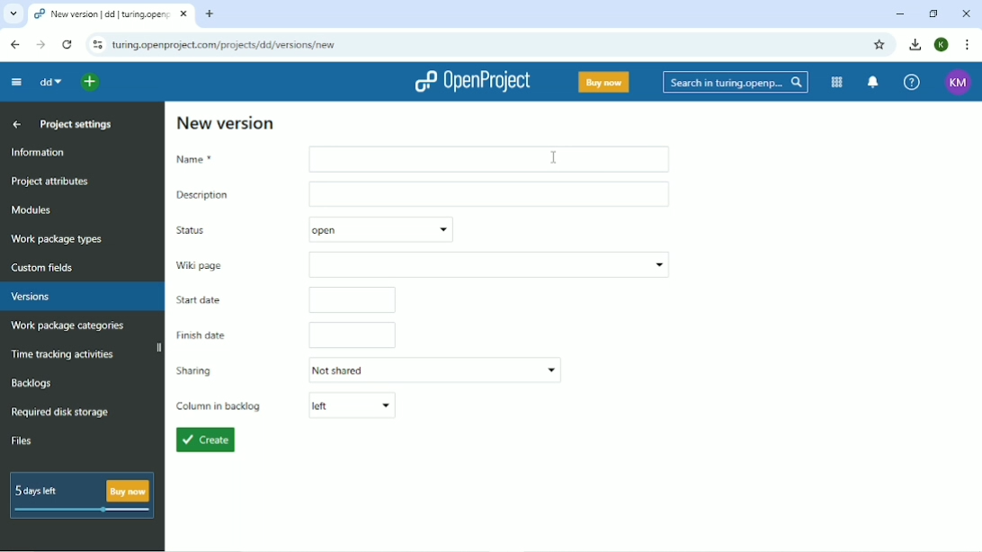  Describe the element at coordinates (900, 14) in the screenshot. I see `Minimize` at that location.